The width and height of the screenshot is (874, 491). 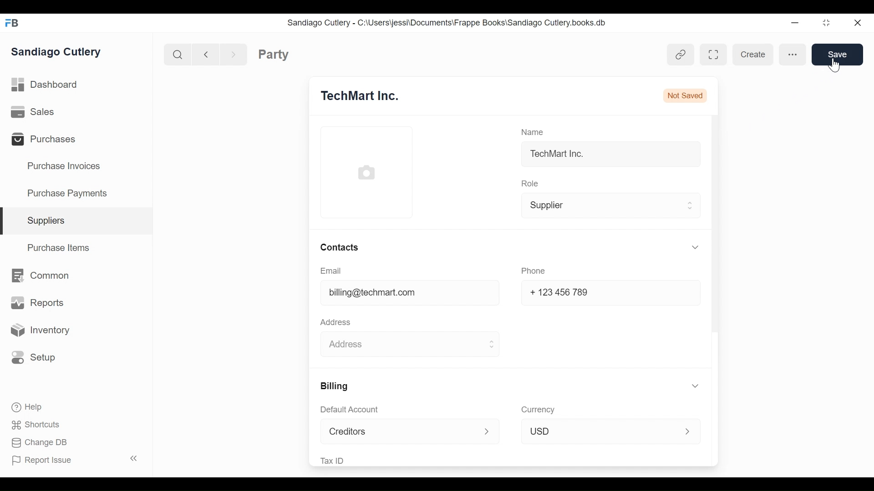 What do you see at coordinates (752, 55) in the screenshot?
I see `Create` at bounding box center [752, 55].